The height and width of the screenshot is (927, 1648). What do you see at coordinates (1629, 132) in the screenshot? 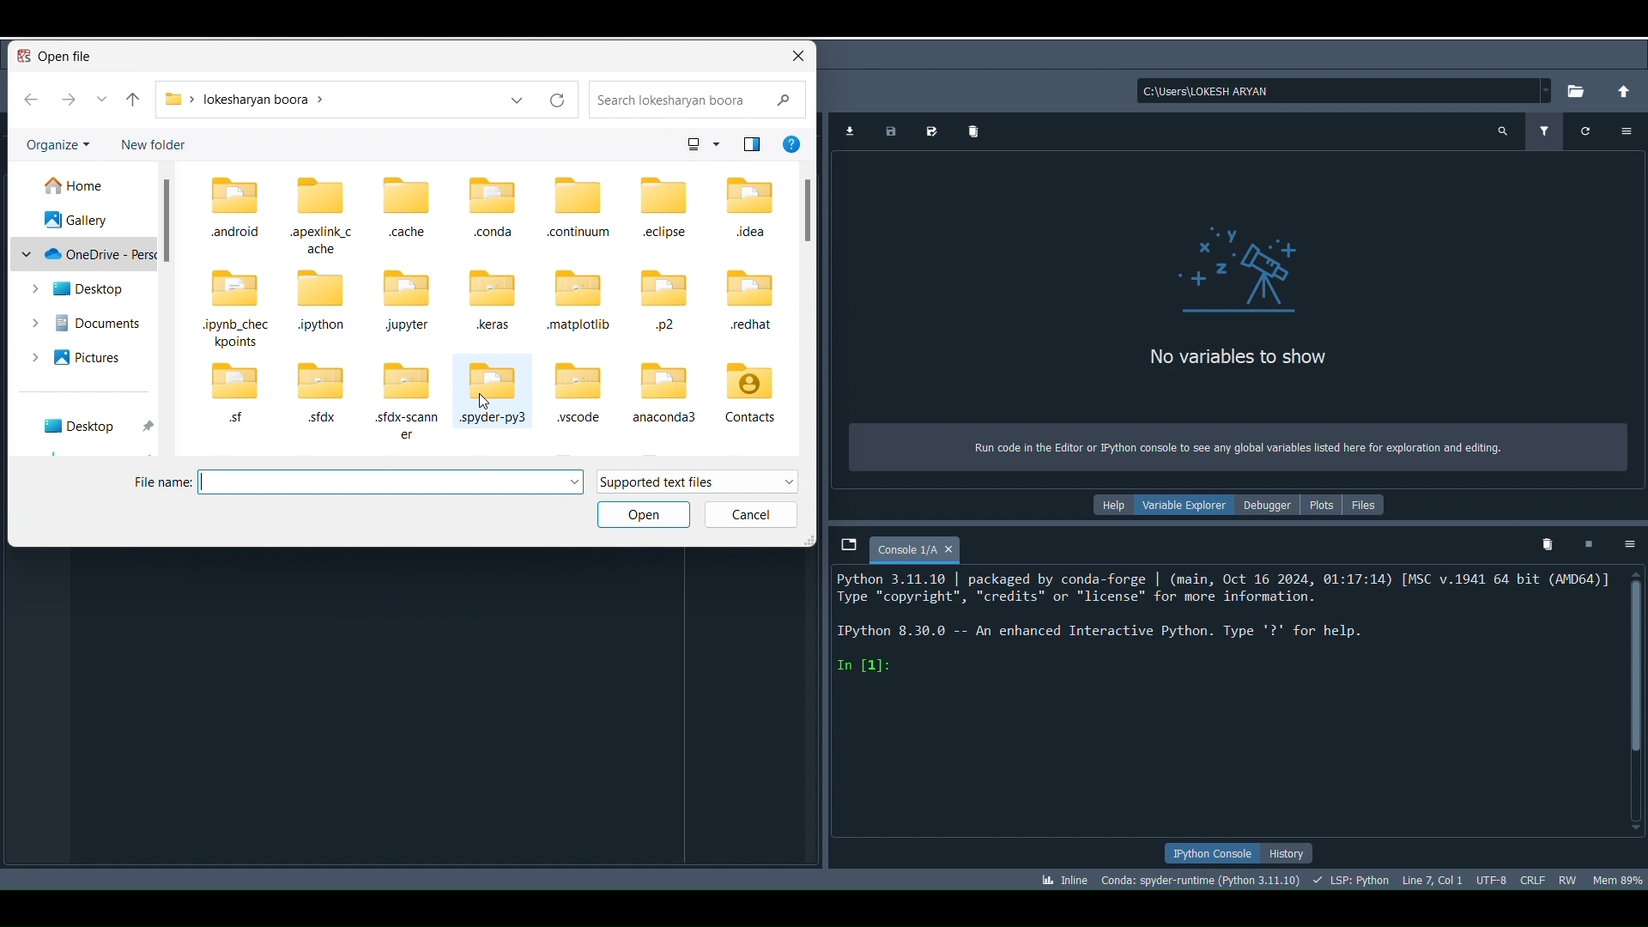
I see `Options` at bounding box center [1629, 132].